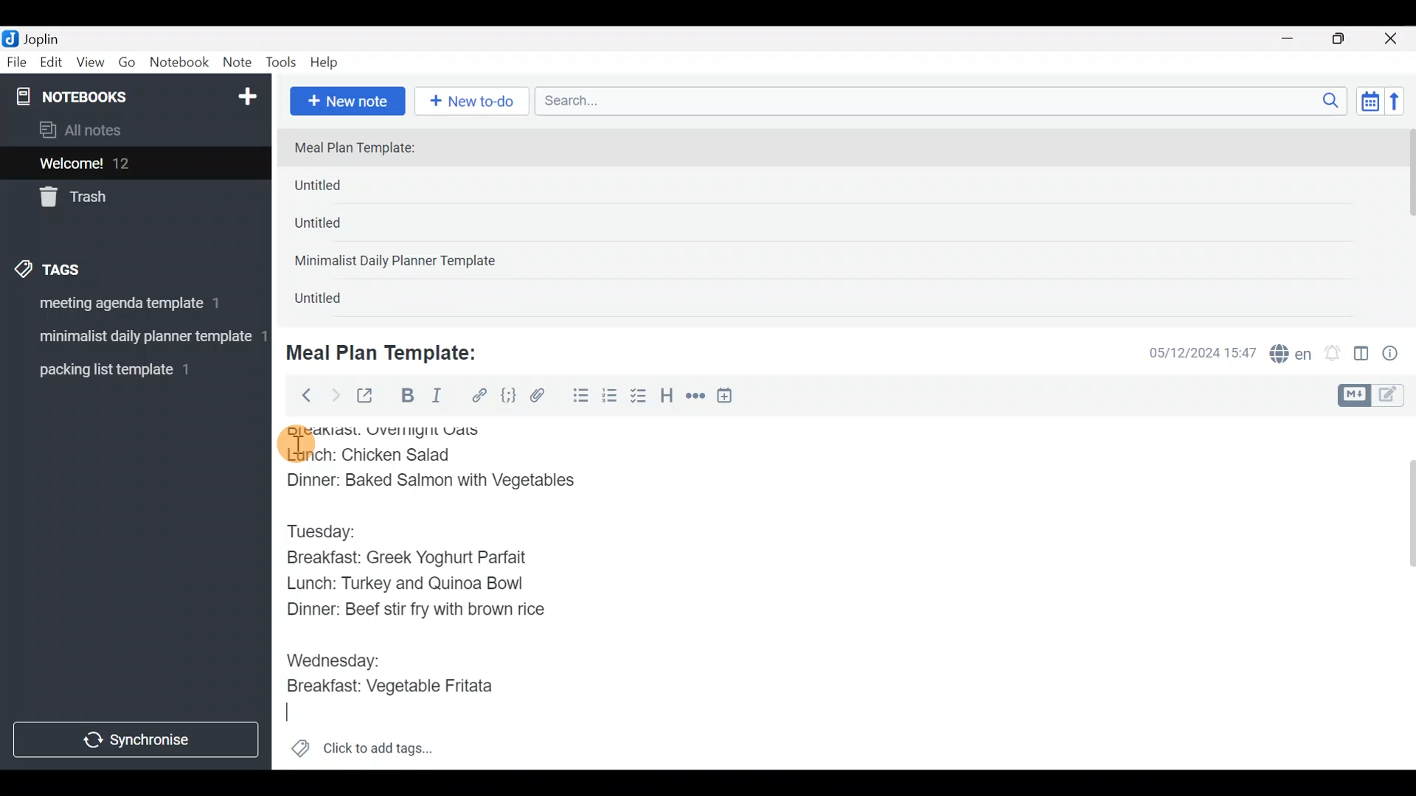  I want to click on Minimize, so click(1296, 37).